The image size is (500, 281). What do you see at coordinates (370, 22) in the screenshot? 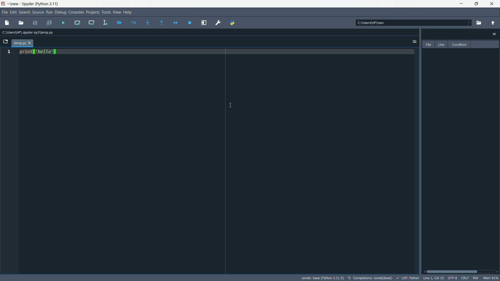
I see `c:\users\hp\new` at bounding box center [370, 22].